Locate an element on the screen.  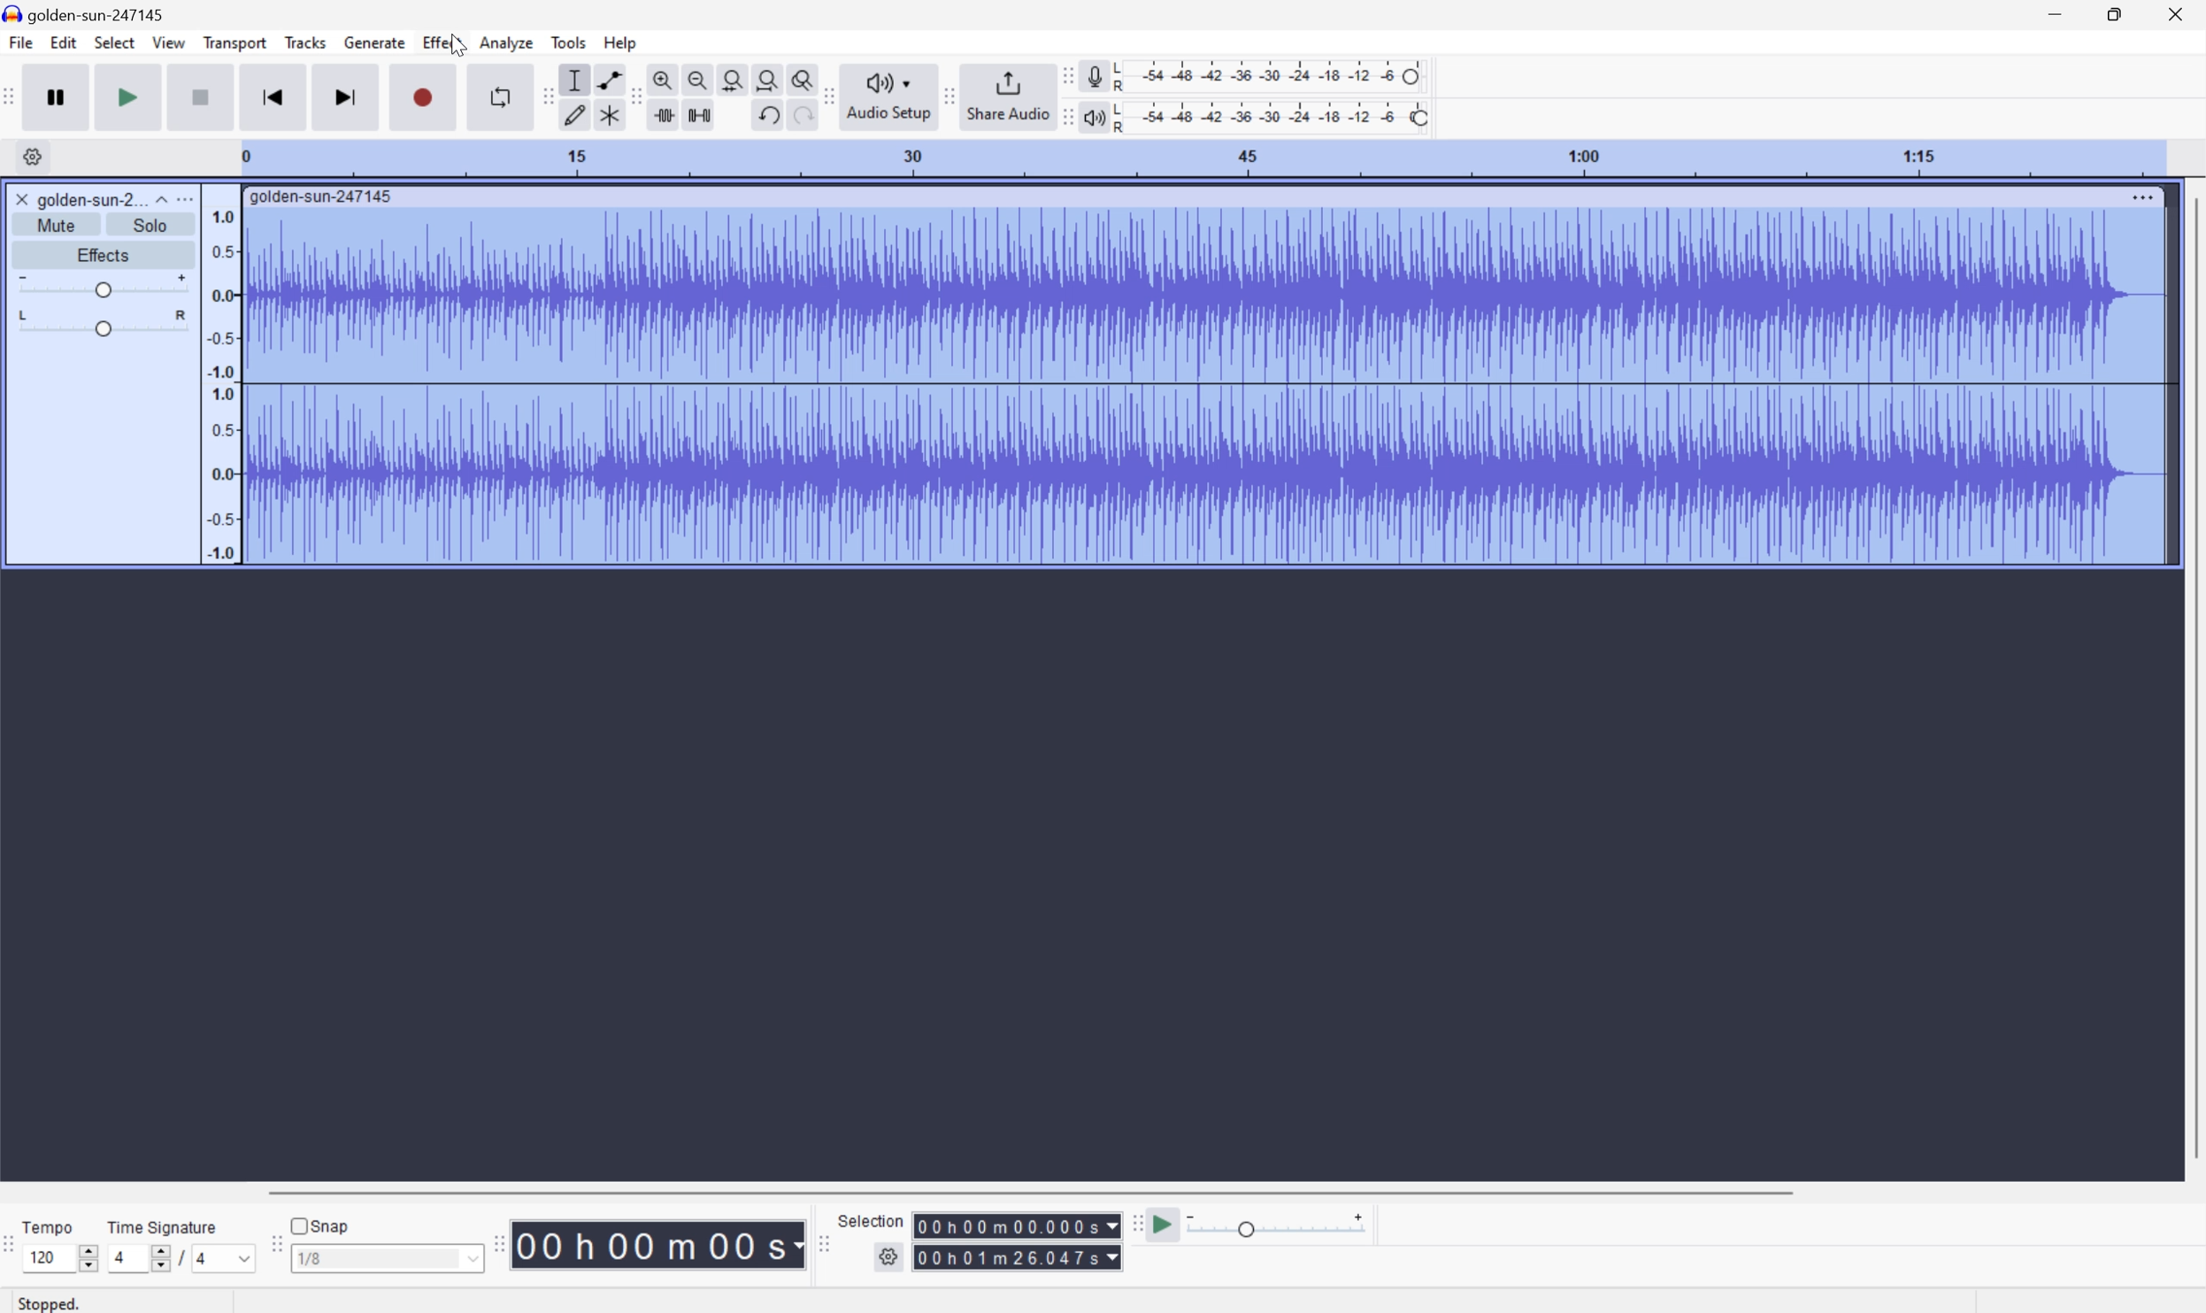
Record meter is located at coordinates (1094, 75).